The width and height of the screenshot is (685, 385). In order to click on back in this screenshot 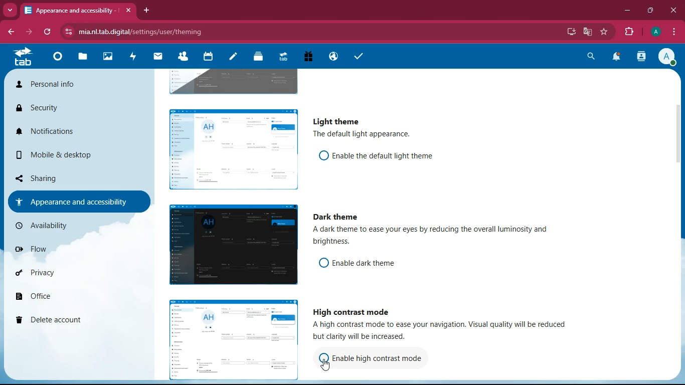, I will do `click(11, 32)`.